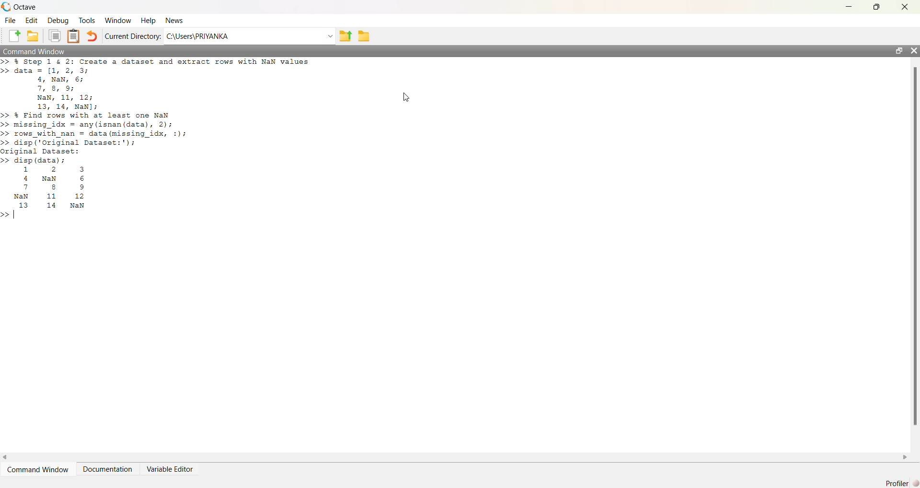  Describe the element at coordinates (898, 50) in the screenshot. I see `maximize` at that location.